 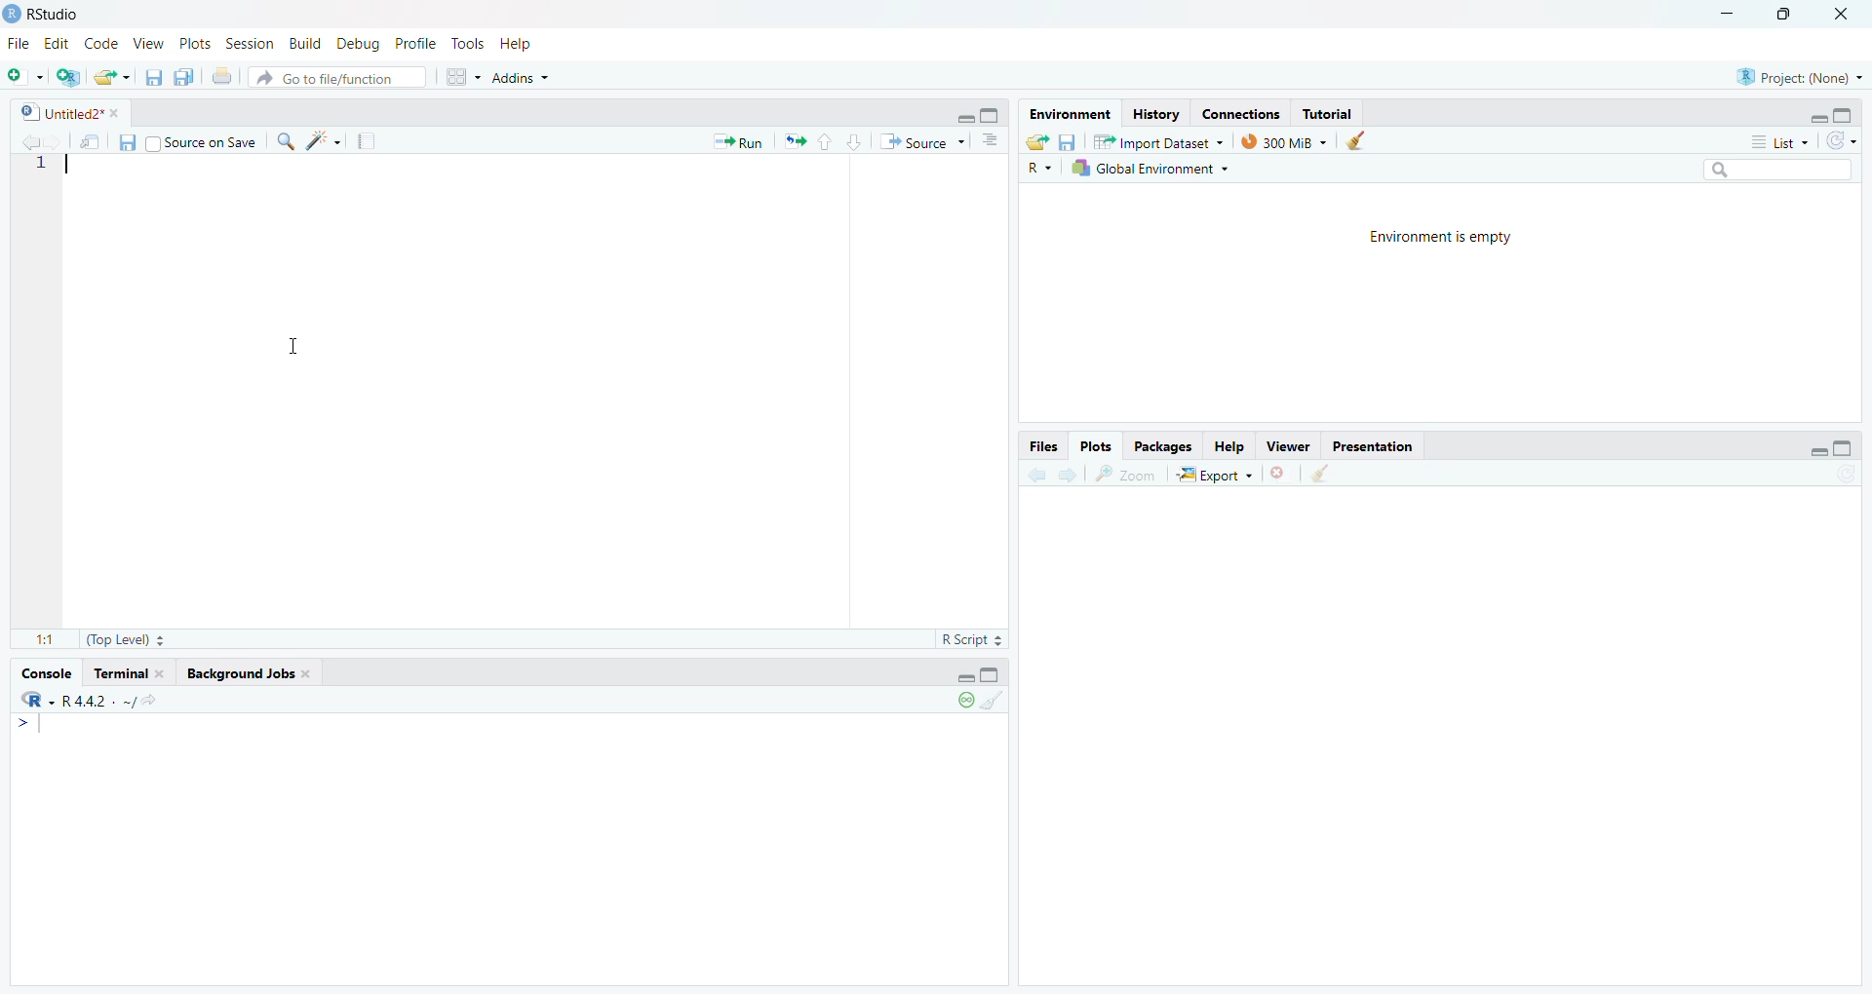 What do you see at coordinates (184, 77) in the screenshot?
I see `save all open documents` at bounding box center [184, 77].